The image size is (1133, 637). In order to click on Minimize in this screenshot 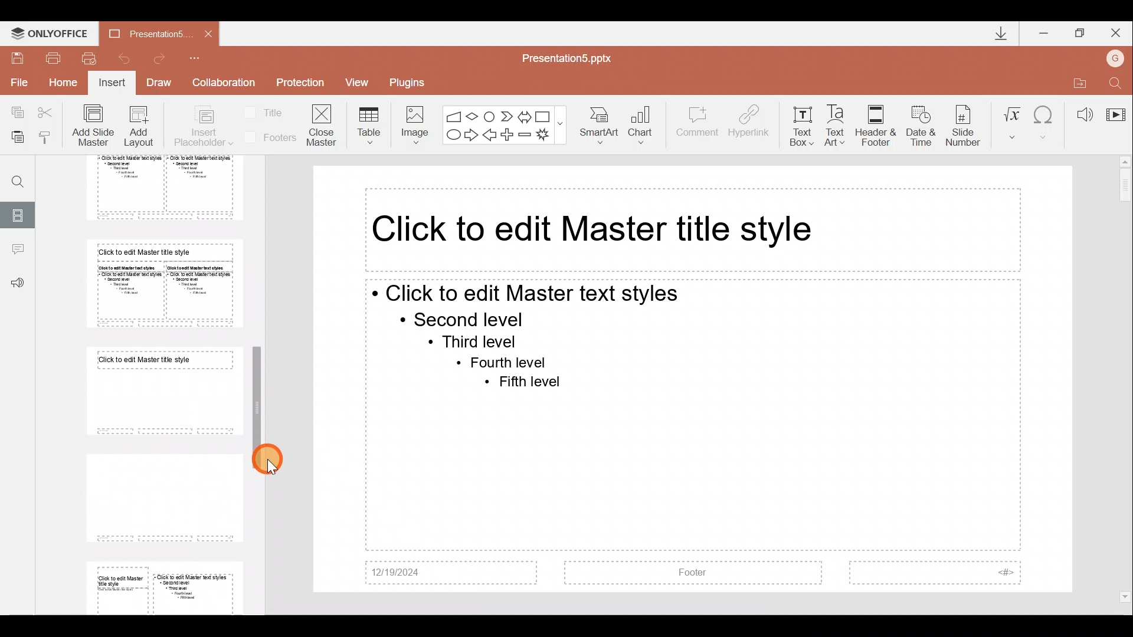, I will do `click(1044, 31)`.